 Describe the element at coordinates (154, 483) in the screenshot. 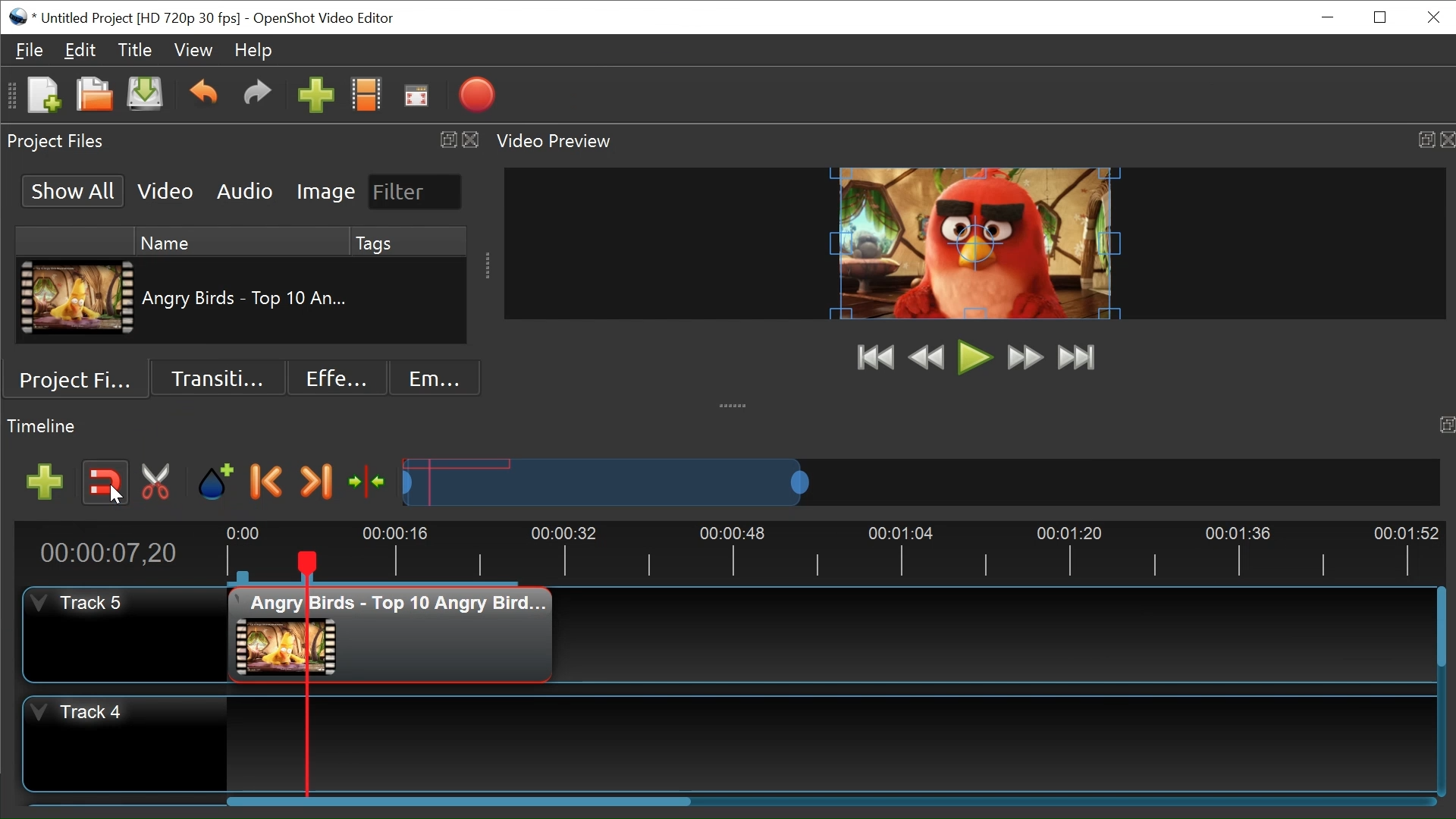

I see `Razor` at that location.